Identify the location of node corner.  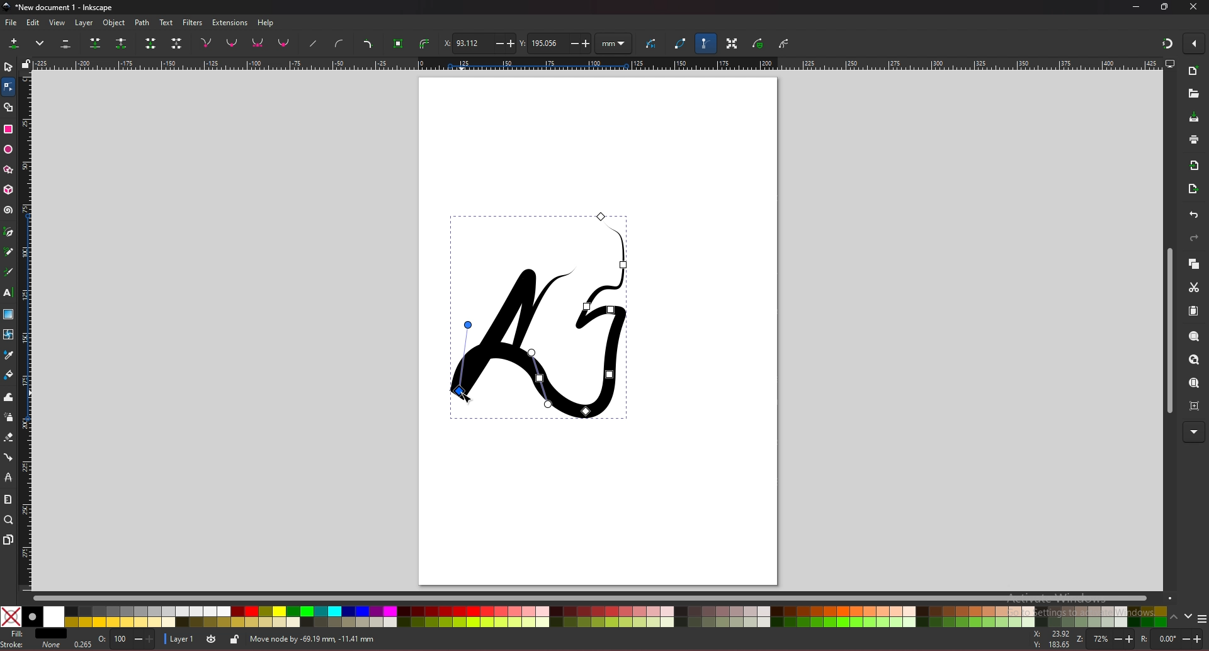
(206, 42).